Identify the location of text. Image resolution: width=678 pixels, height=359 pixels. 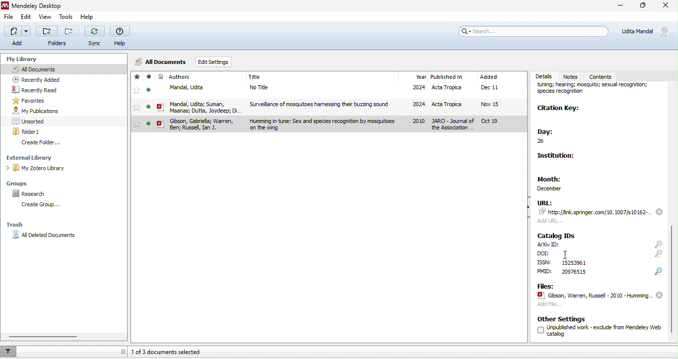
(605, 330).